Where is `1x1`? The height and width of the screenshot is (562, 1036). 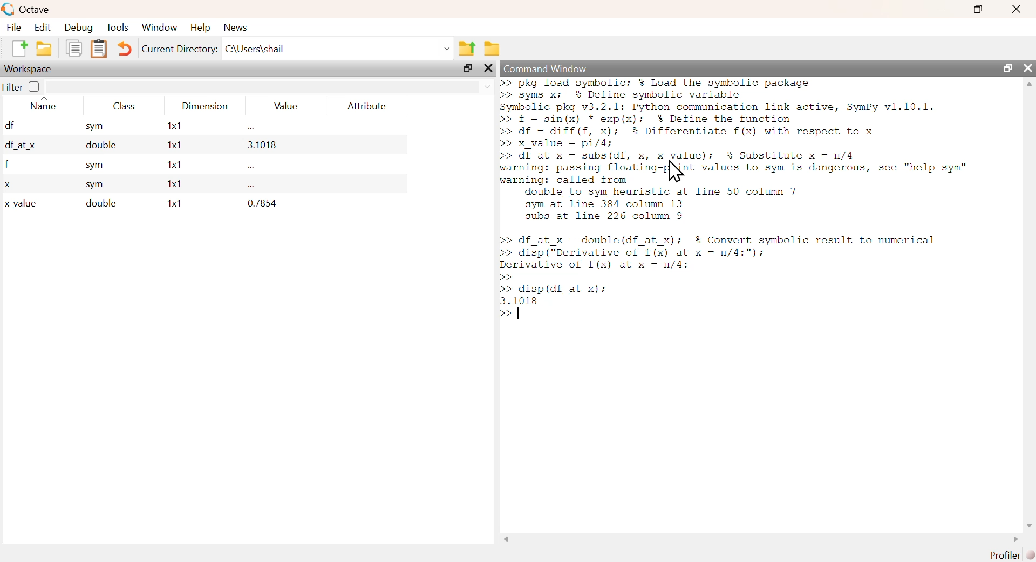 1x1 is located at coordinates (173, 203).